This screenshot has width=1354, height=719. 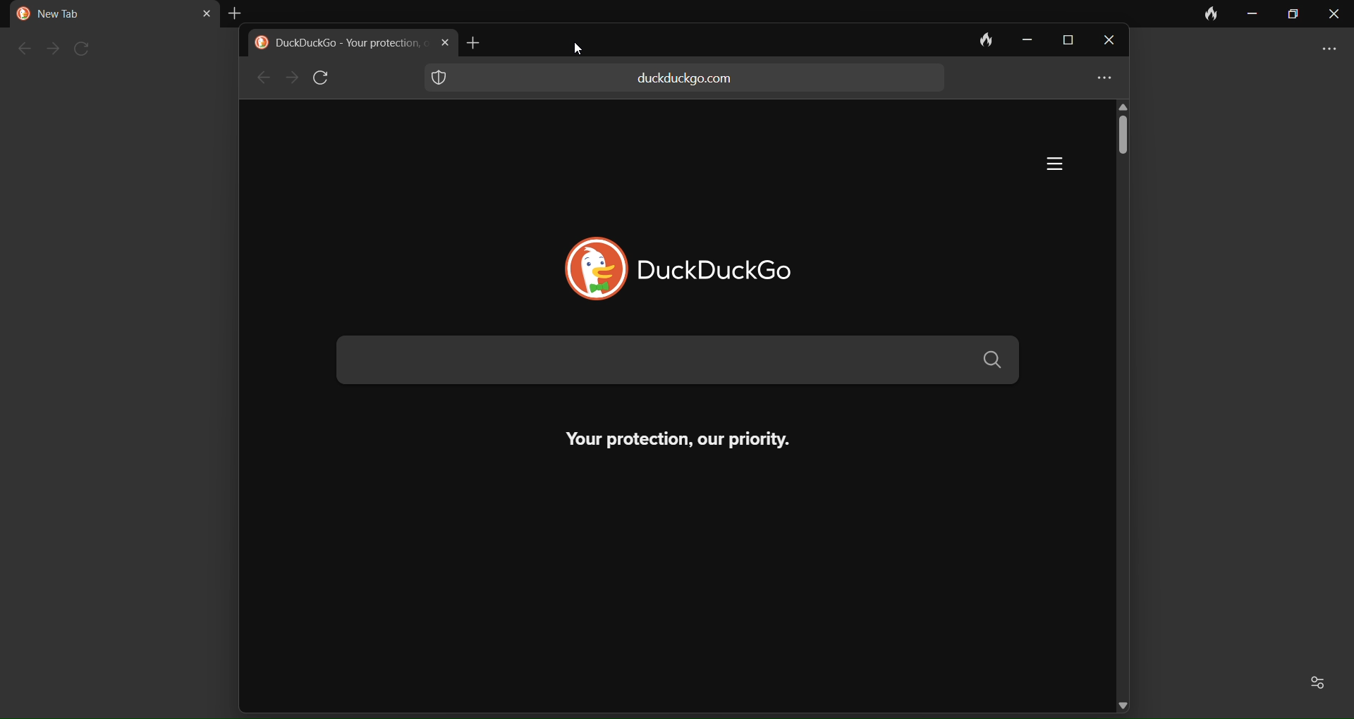 I want to click on menu, so click(x=1099, y=80).